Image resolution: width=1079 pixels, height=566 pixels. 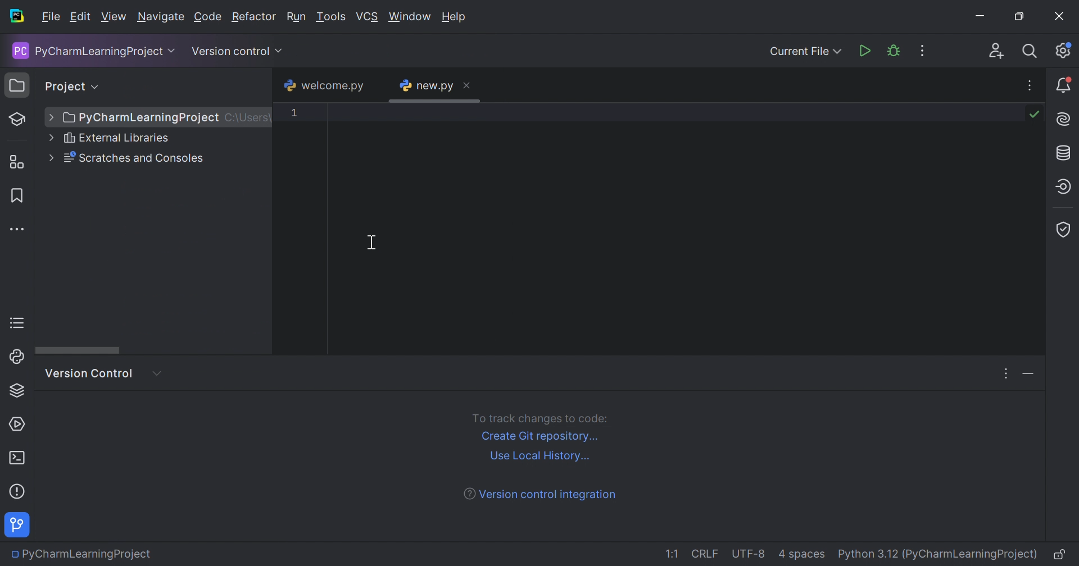 What do you see at coordinates (49, 157) in the screenshot?
I see `Drop down` at bounding box center [49, 157].